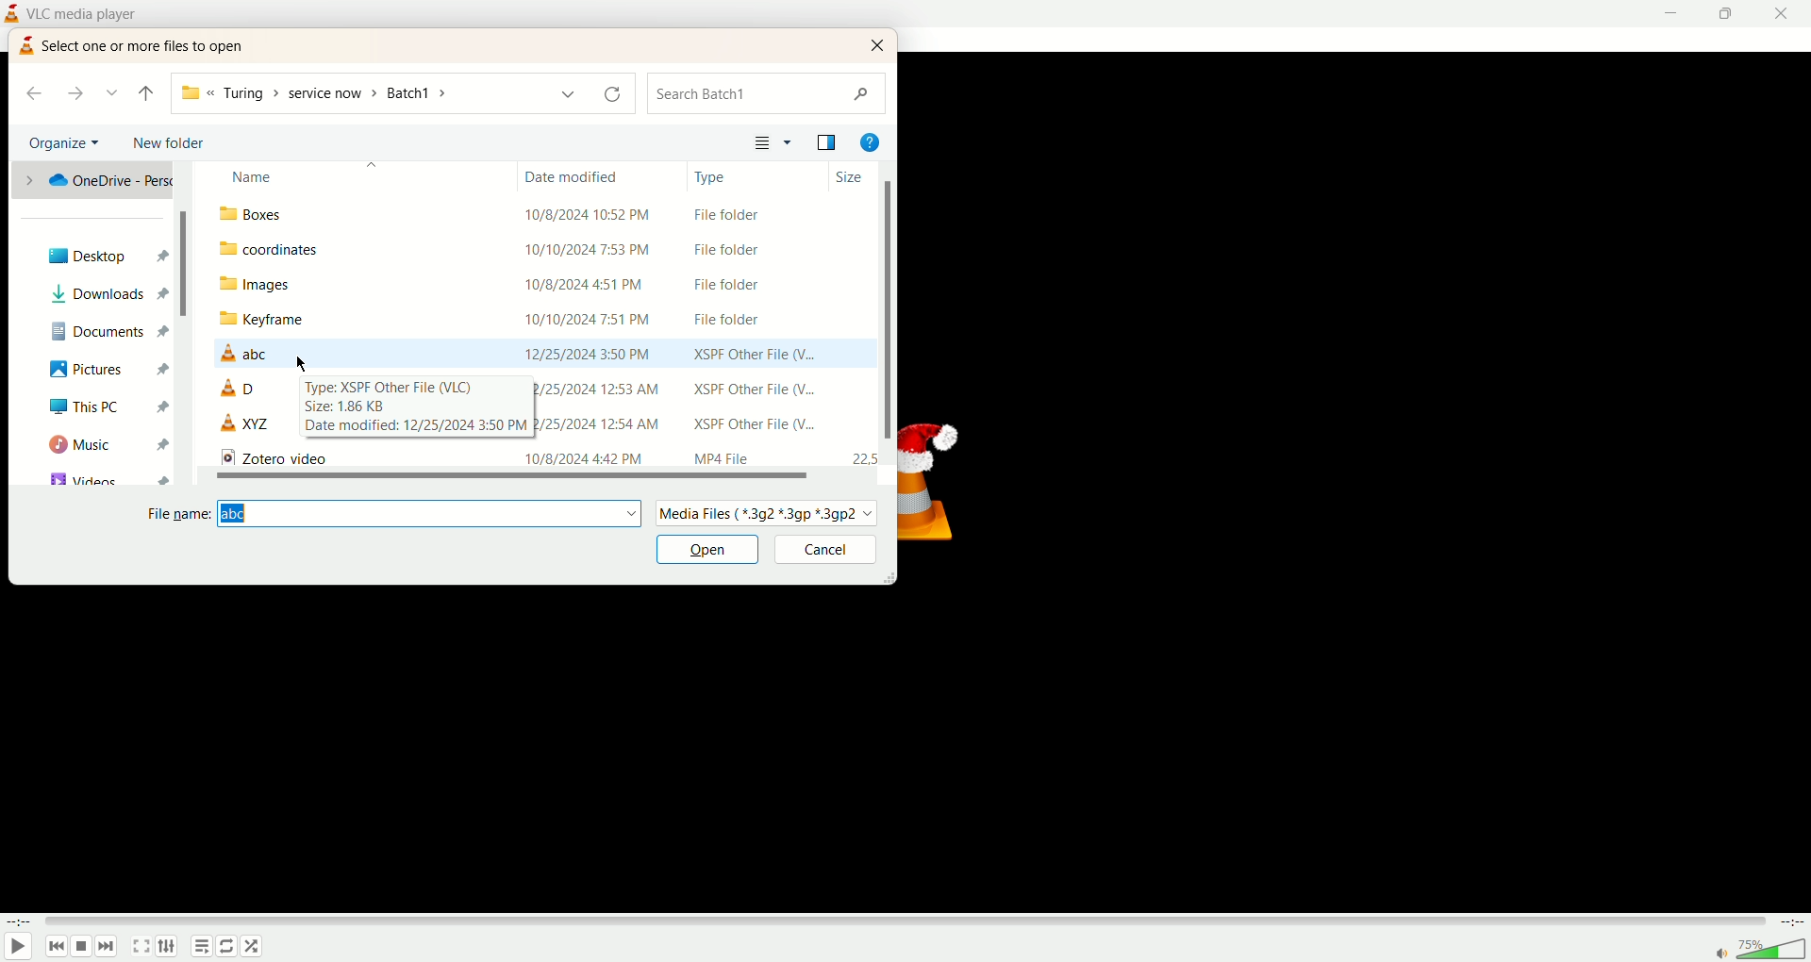 The height and width of the screenshot is (962, 1811). Describe the element at coordinates (1789, 921) in the screenshot. I see `time left` at that location.